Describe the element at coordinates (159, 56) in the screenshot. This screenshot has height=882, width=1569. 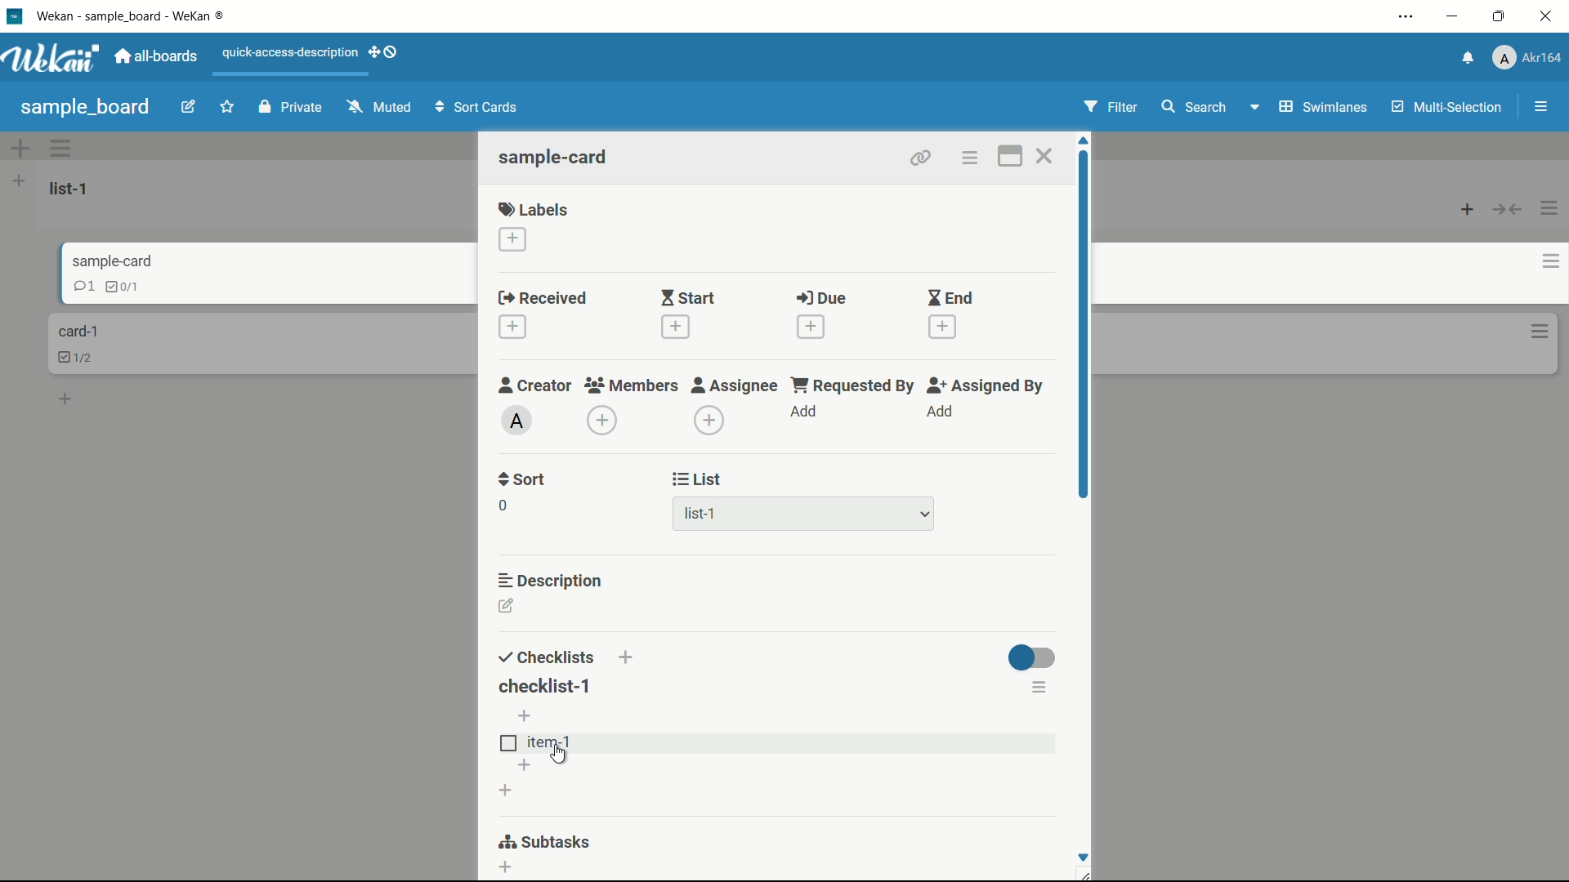
I see `all boards` at that location.